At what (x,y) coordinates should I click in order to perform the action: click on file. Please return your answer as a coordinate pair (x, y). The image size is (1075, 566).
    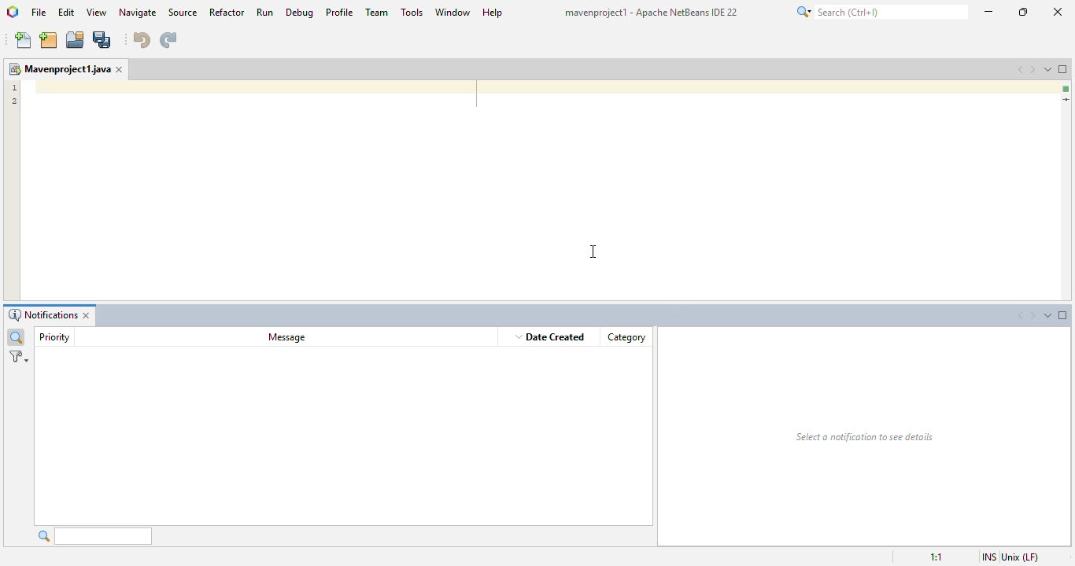
    Looking at the image, I should click on (39, 13).